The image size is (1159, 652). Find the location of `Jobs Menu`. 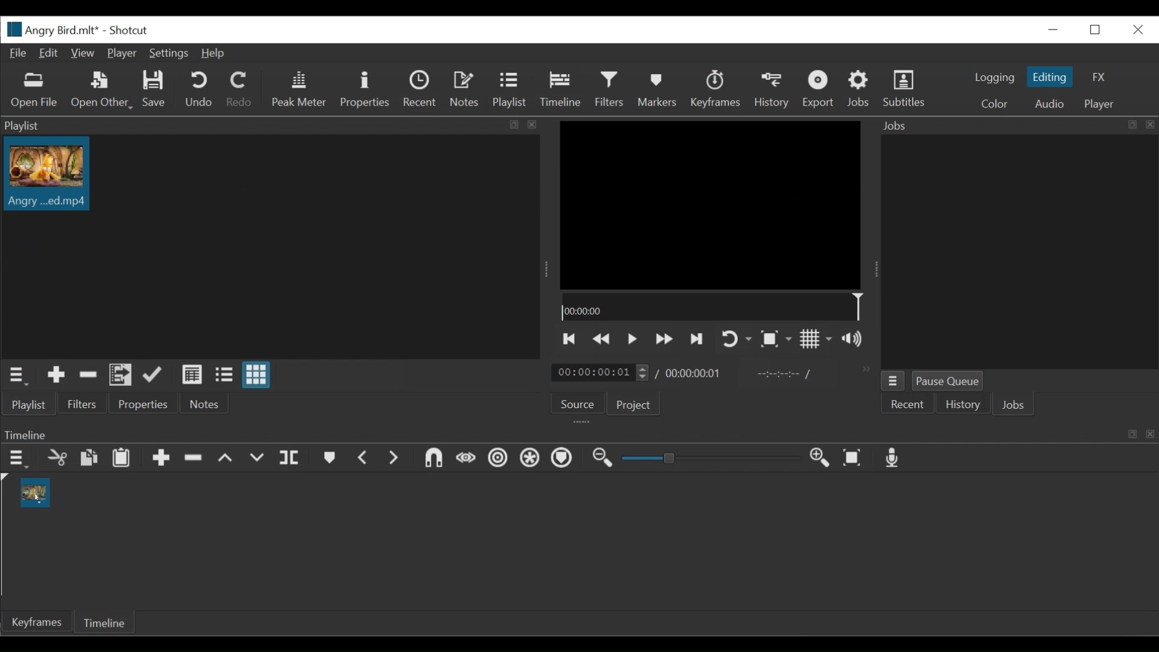

Jobs Menu is located at coordinates (892, 381).